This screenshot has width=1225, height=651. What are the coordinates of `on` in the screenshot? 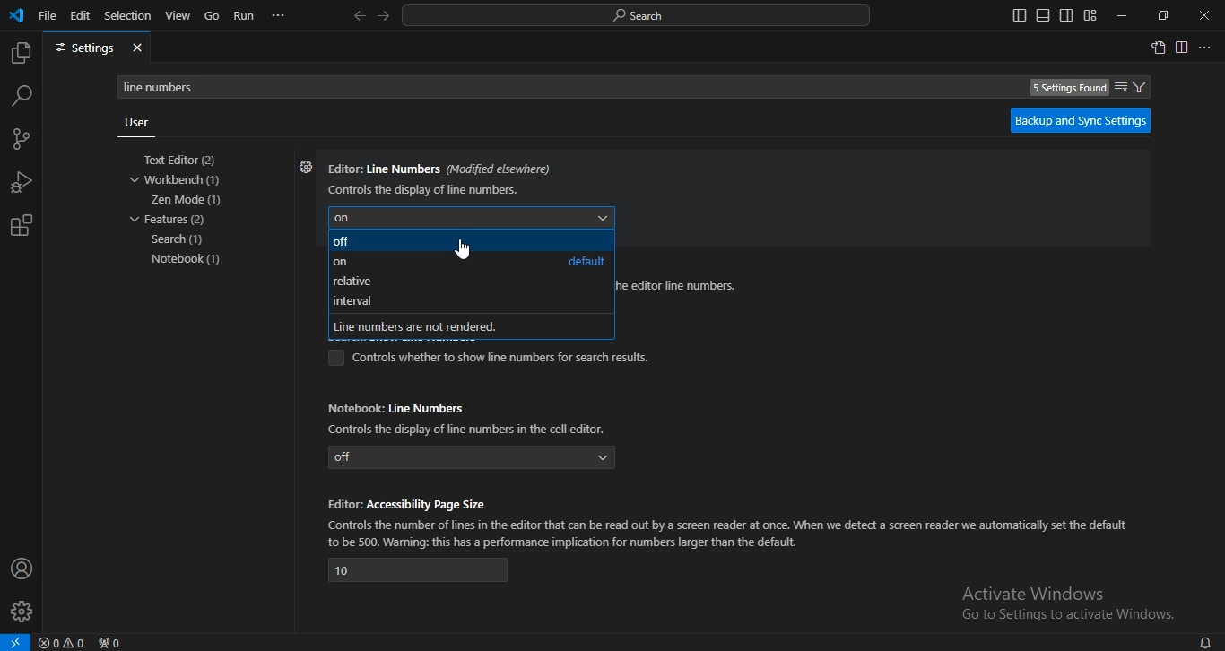 It's located at (468, 216).